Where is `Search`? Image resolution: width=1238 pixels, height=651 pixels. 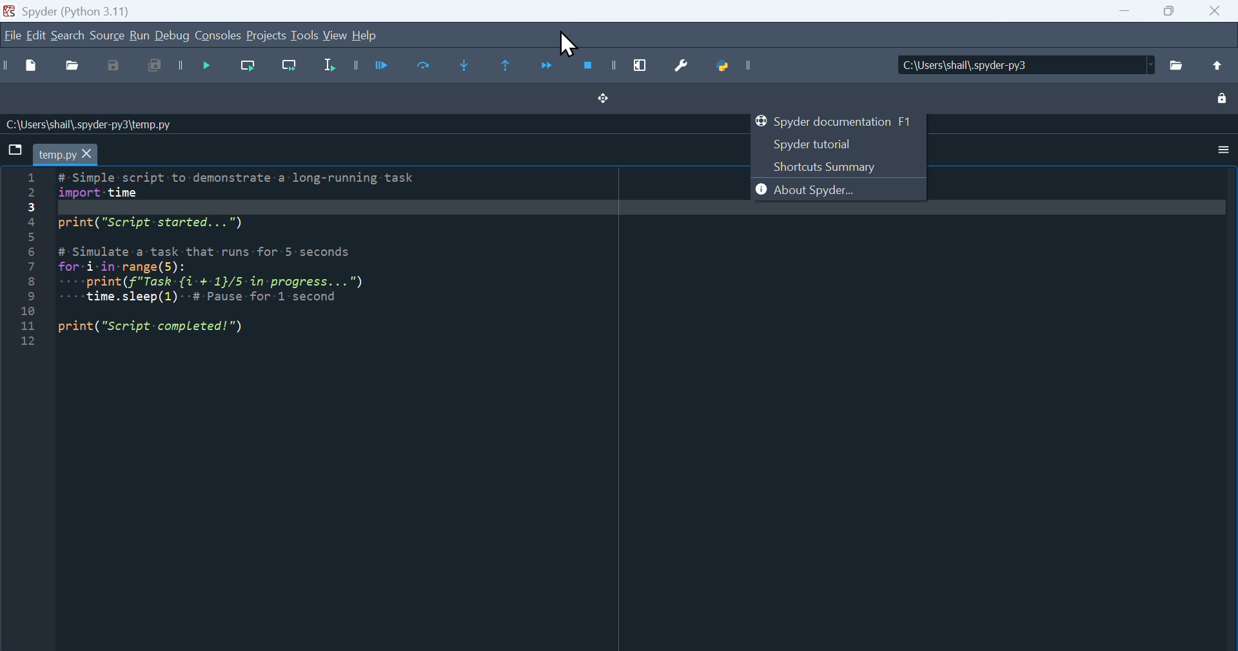
Search is located at coordinates (68, 37).